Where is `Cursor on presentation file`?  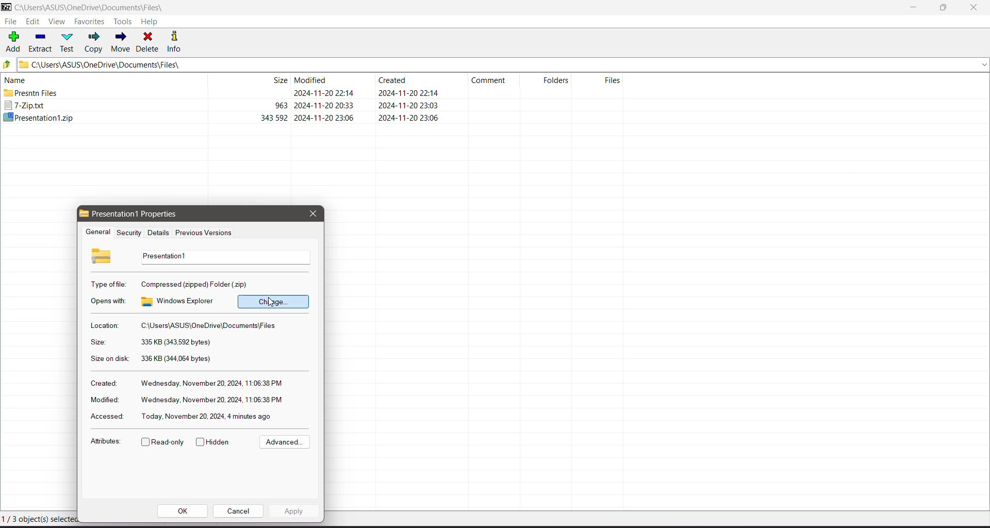 Cursor on presentation file is located at coordinates (224, 117).